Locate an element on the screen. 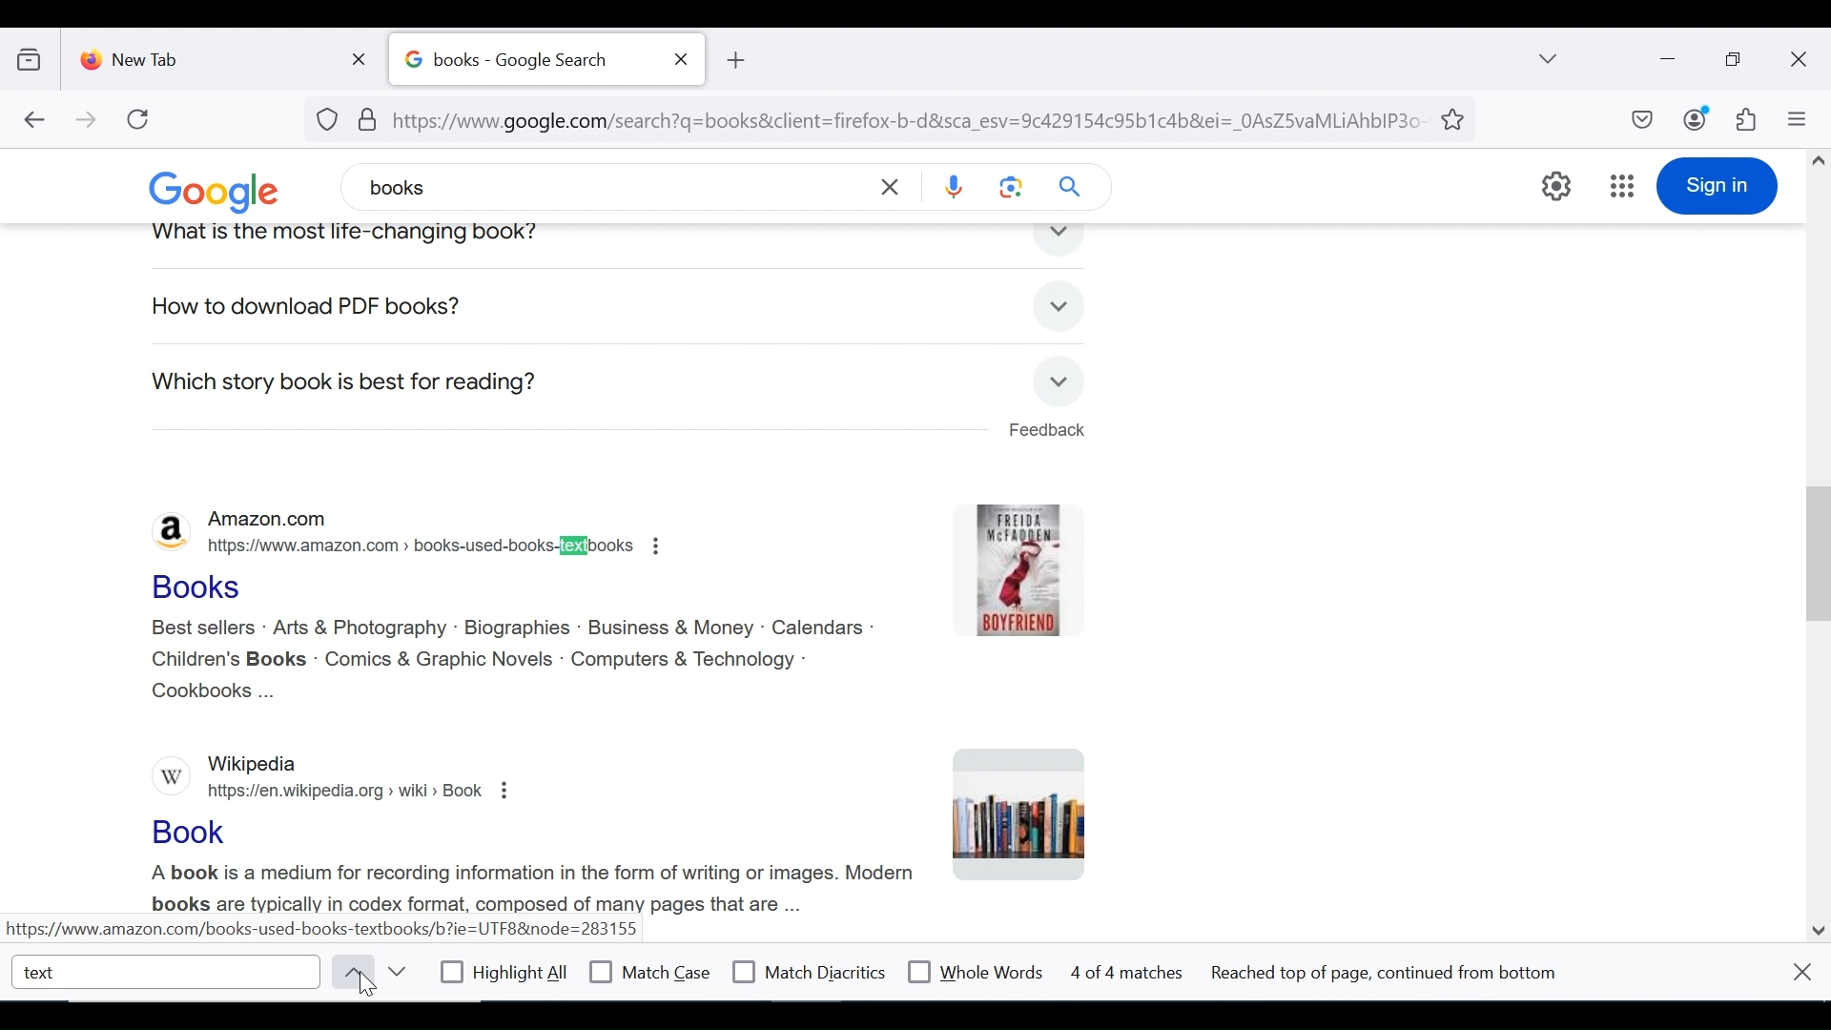 The width and height of the screenshot is (1831, 1030). new is located at coordinates (505, 306).